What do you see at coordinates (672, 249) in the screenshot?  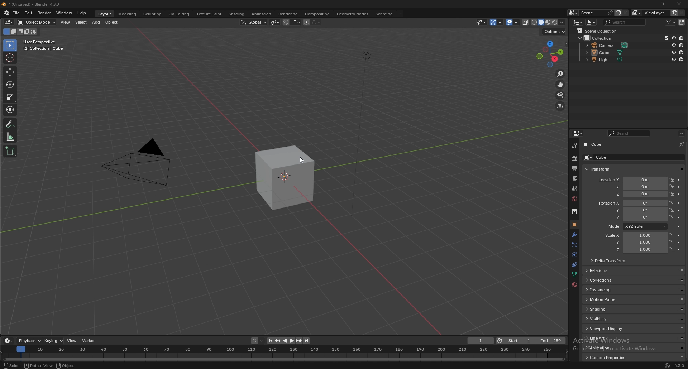 I see `lock` at bounding box center [672, 249].